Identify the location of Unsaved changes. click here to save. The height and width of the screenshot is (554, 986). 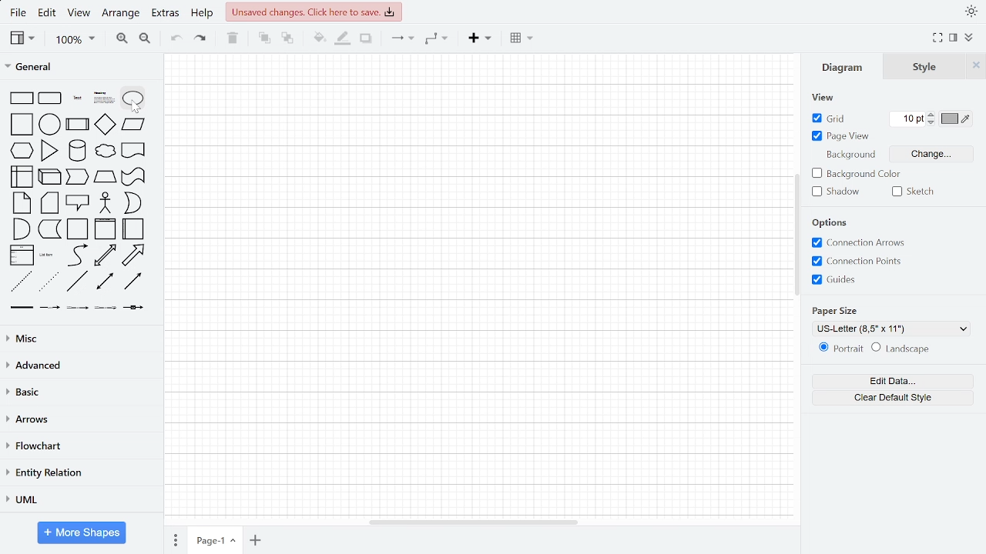
(313, 12).